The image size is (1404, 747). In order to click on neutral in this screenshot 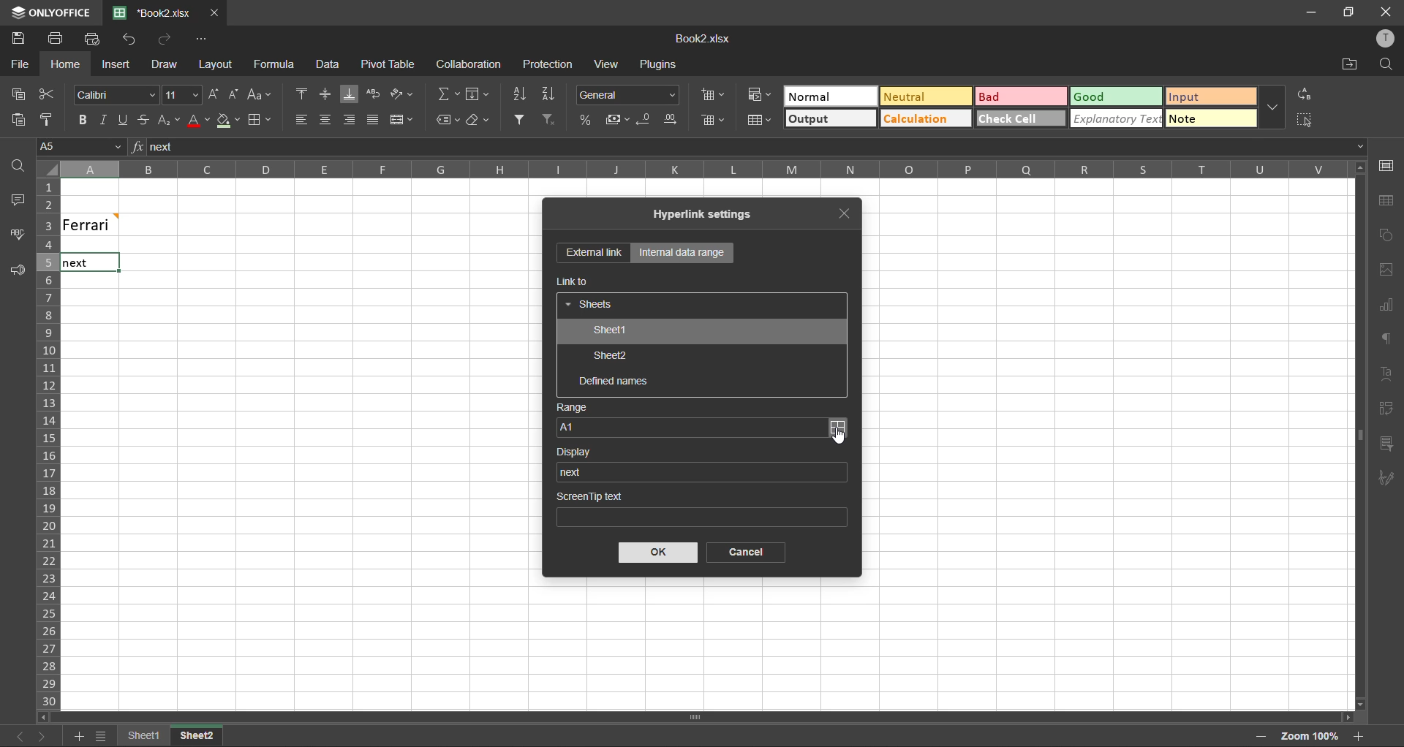, I will do `click(921, 99)`.